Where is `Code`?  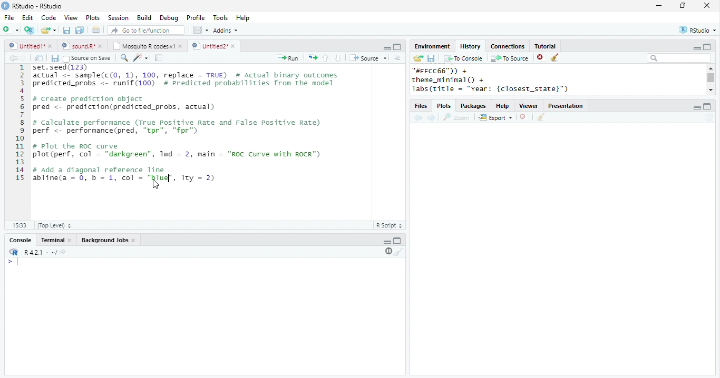
Code is located at coordinates (48, 17).